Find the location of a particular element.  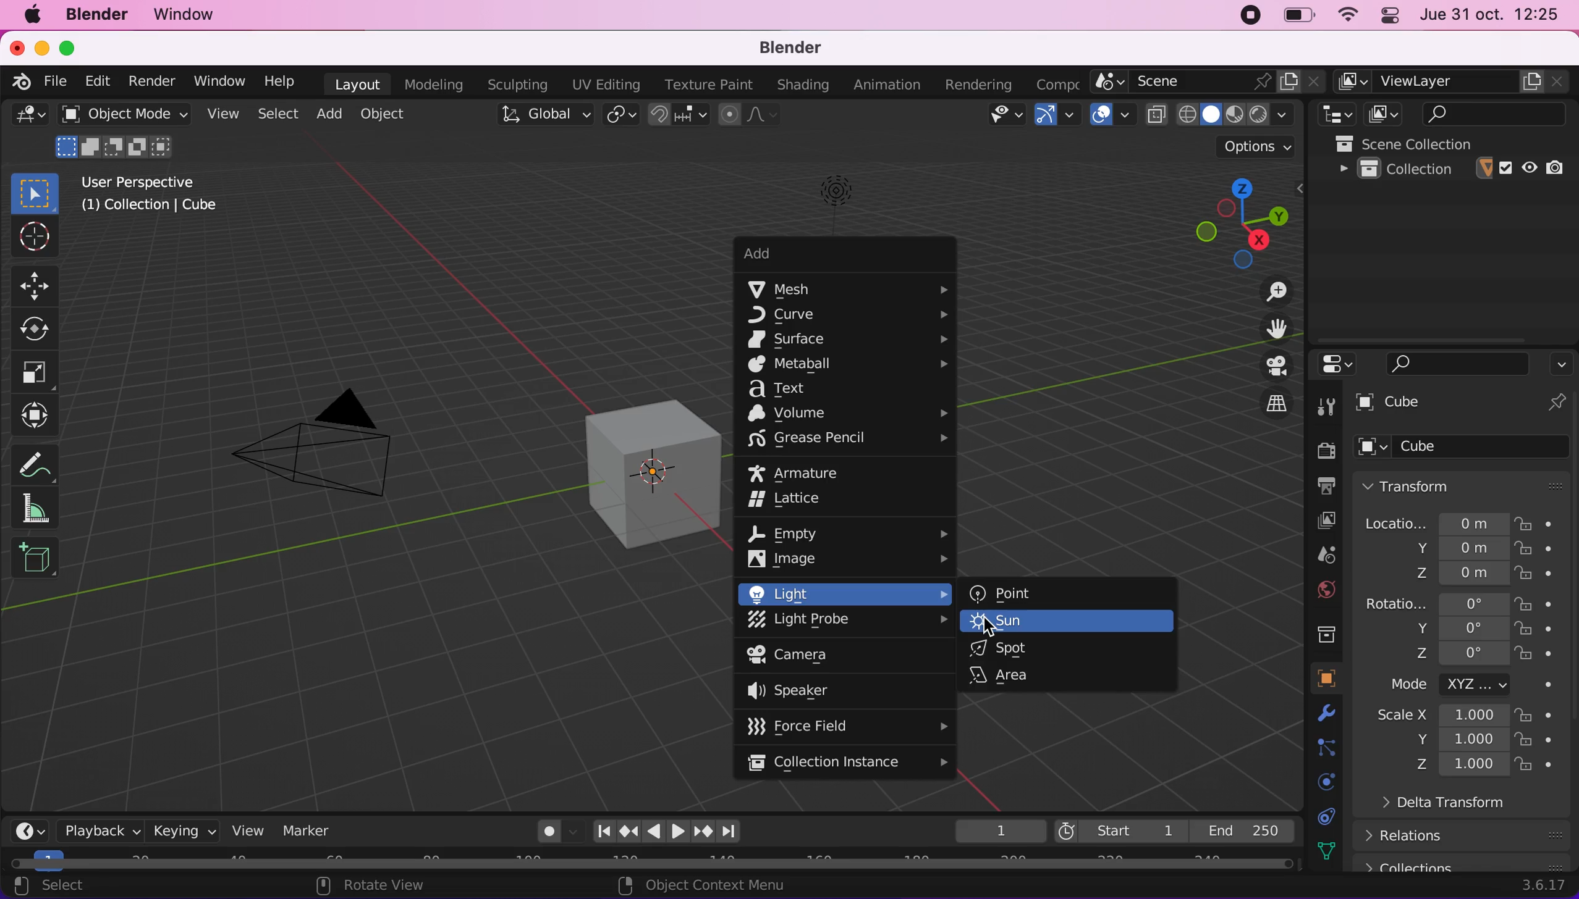

y 0 is located at coordinates (1458, 628).